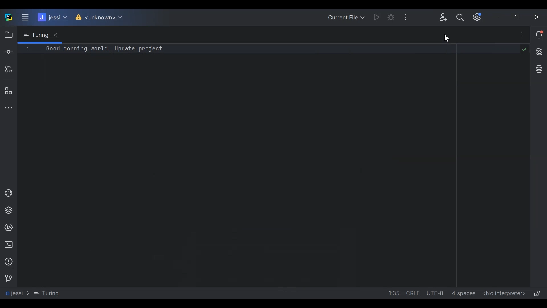 The height and width of the screenshot is (308, 547). I want to click on Commit, so click(8, 52).